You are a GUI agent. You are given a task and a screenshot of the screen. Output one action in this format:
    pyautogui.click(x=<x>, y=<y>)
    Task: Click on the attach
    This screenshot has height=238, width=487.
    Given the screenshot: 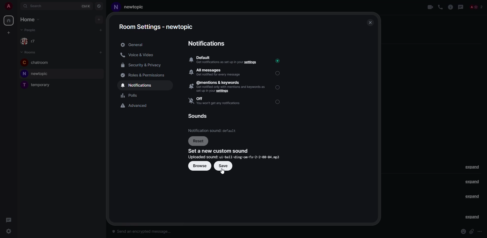 What is the action you would take?
    pyautogui.click(x=472, y=231)
    